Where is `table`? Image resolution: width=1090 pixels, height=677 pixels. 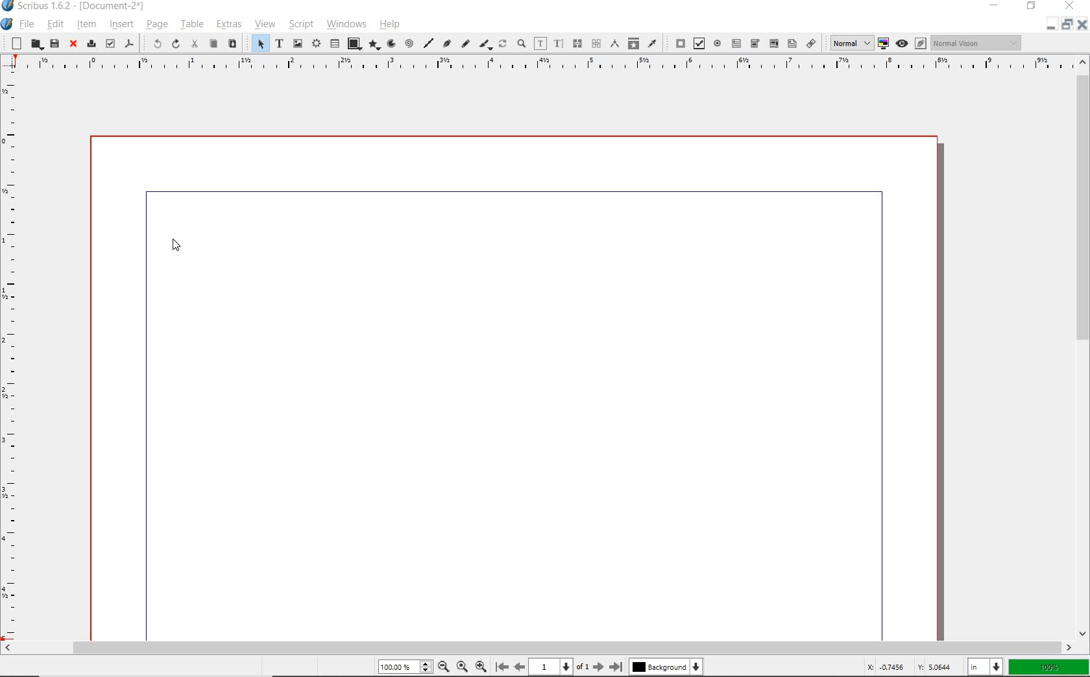 table is located at coordinates (333, 43).